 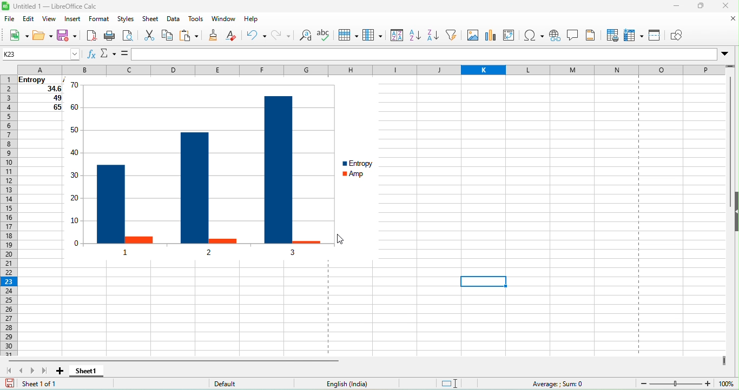 What do you see at coordinates (703, 5) in the screenshot?
I see `maximize` at bounding box center [703, 5].